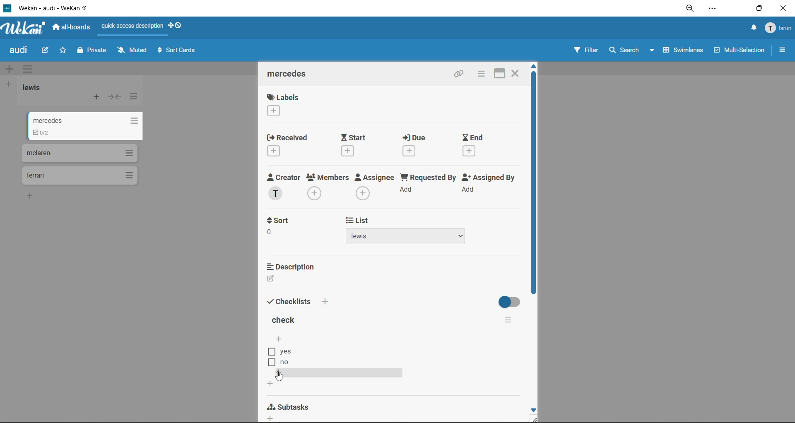 The image size is (795, 423). I want to click on private, so click(94, 51).